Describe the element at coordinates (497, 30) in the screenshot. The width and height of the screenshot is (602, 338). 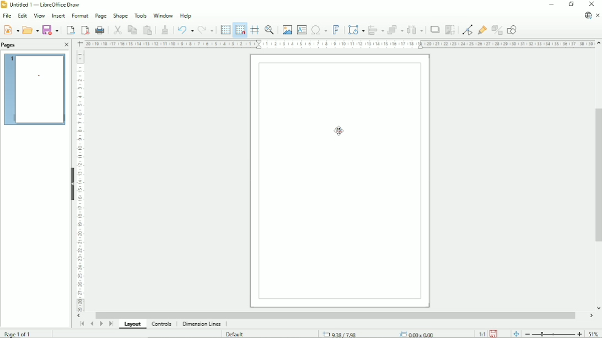
I see `Toggle extrusion` at that location.